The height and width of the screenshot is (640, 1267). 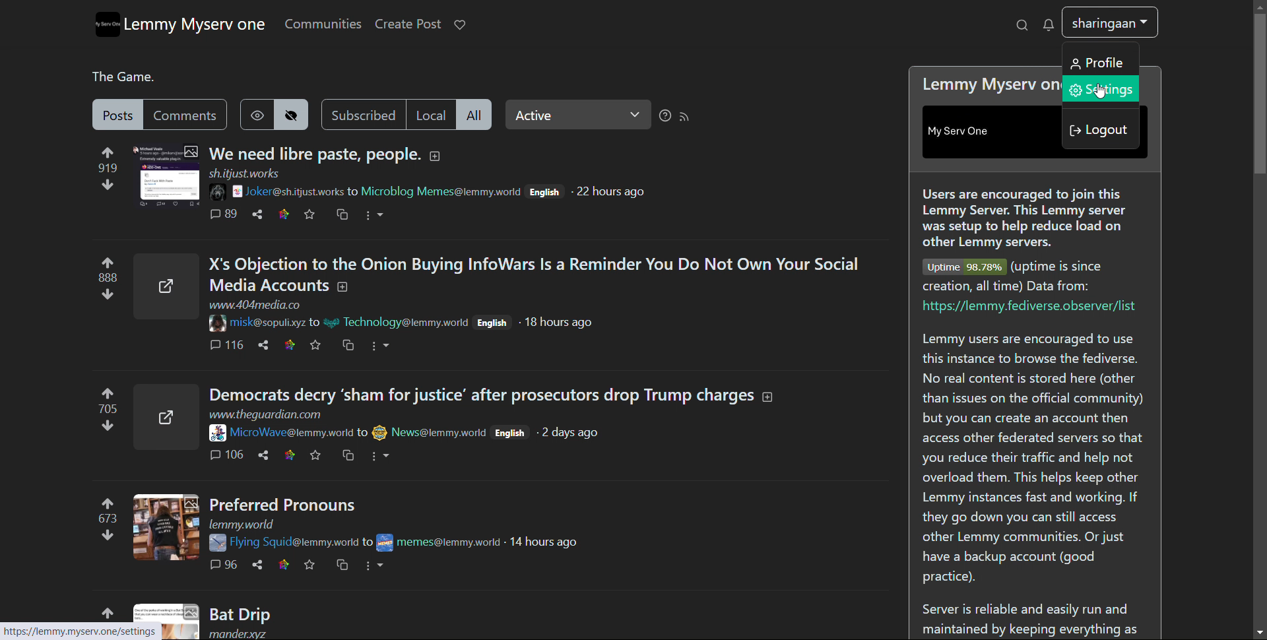 I want to click on Server is reliable and easily run and
maintained by keeping everything as, so click(x=1033, y=618).